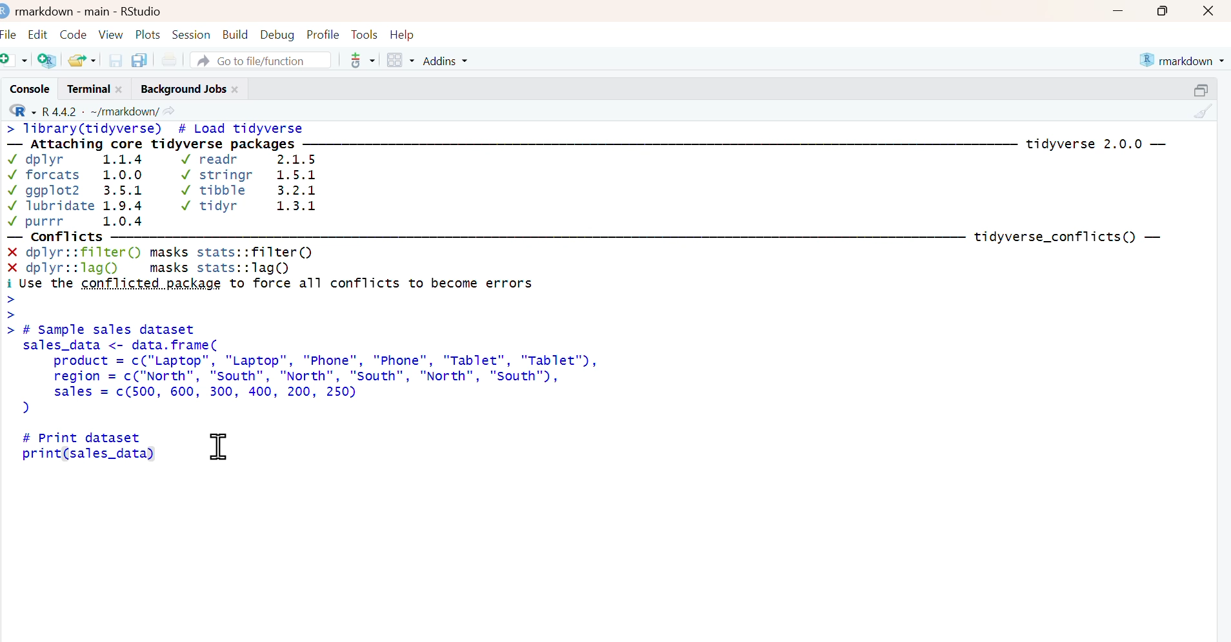  Describe the element at coordinates (1167, 10) in the screenshot. I see `maximize` at that location.